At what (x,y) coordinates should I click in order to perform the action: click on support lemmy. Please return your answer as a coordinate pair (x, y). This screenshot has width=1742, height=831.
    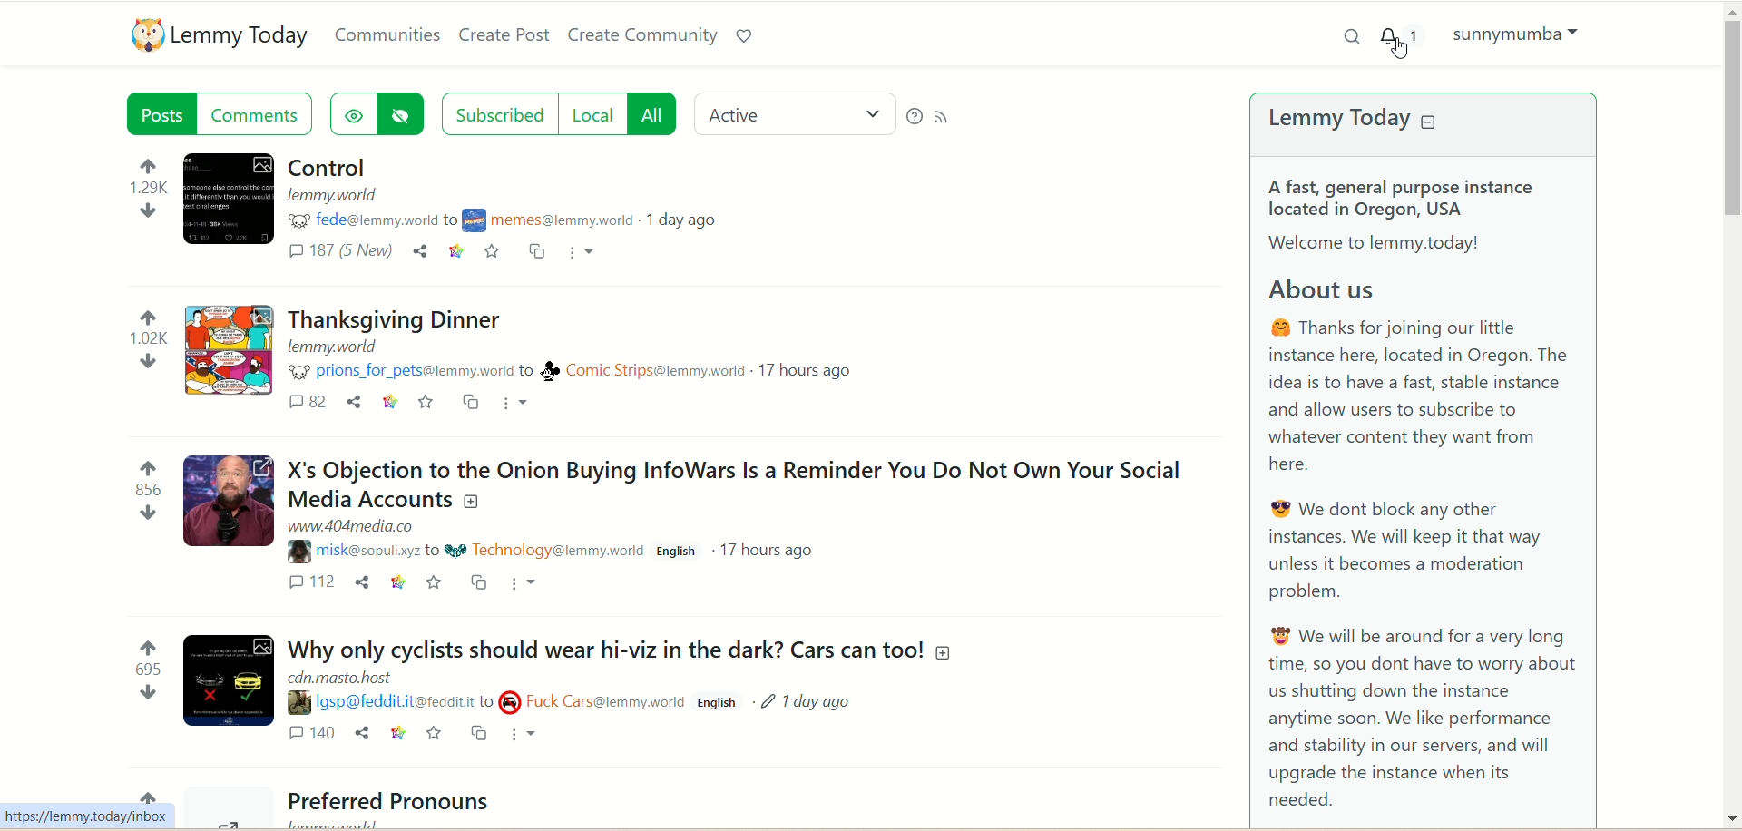
    Looking at the image, I should click on (747, 35).